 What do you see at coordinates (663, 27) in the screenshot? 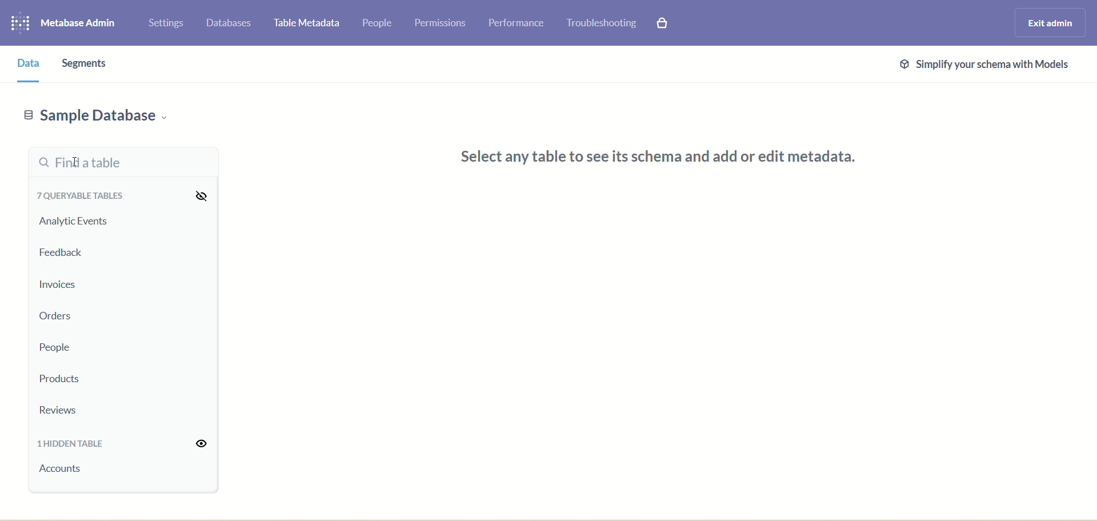
I see `paid features` at bounding box center [663, 27].